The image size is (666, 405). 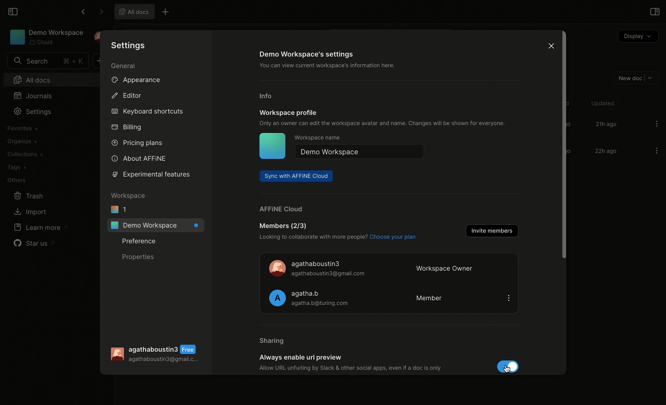 What do you see at coordinates (654, 11) in the screenshot?
I see `Open right panel` at bounding box center [654, 11].